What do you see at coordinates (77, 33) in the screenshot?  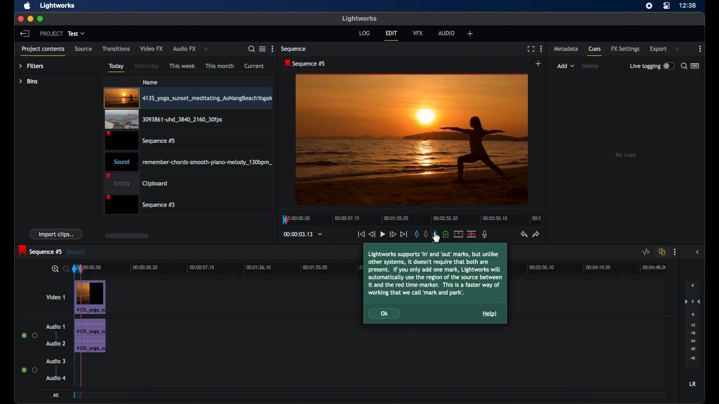 I see `test dropdown` at bounding box center [77, 33].